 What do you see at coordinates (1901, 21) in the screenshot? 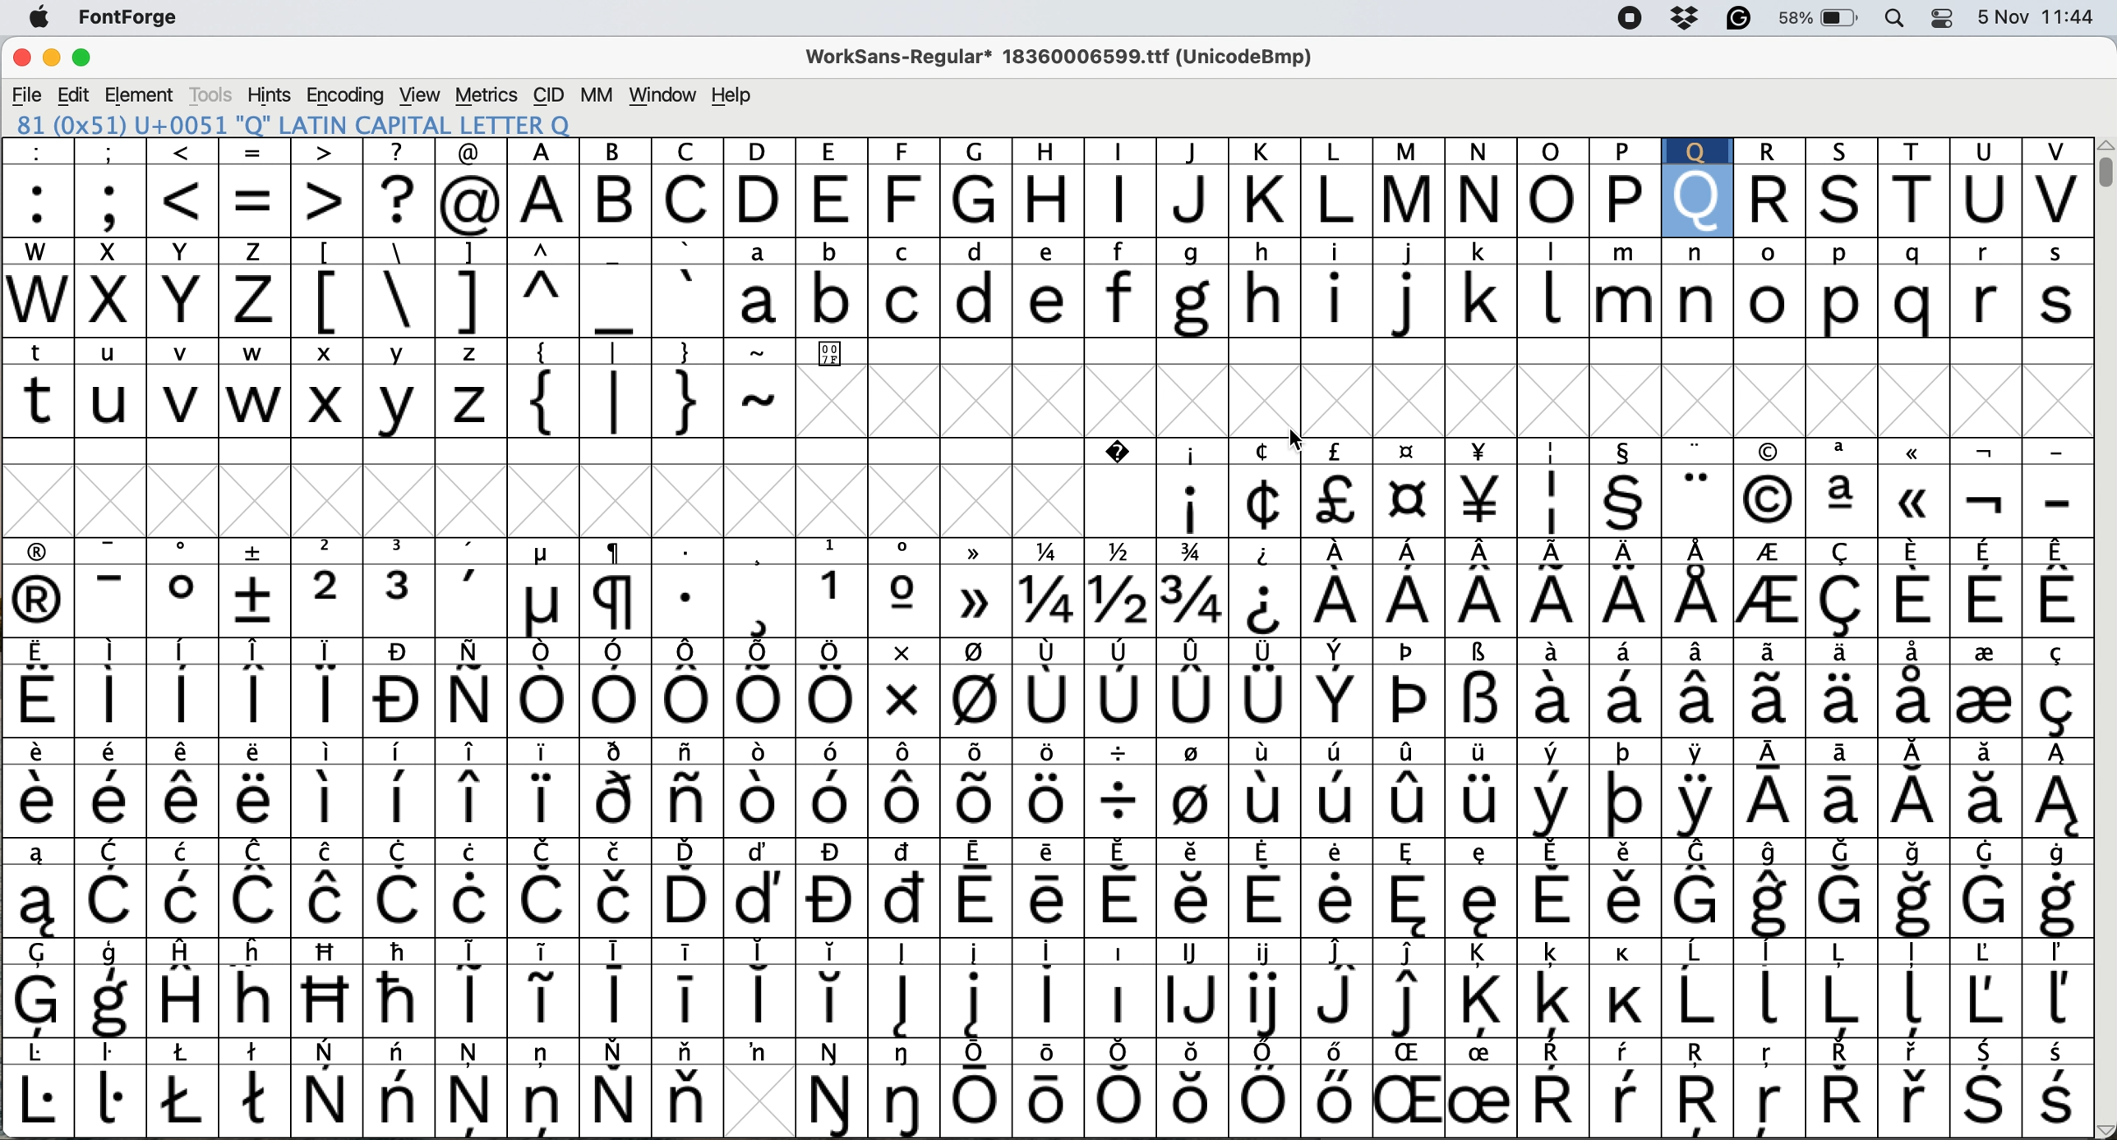
I see `spotlight search` at bounding box center [1901, 21].